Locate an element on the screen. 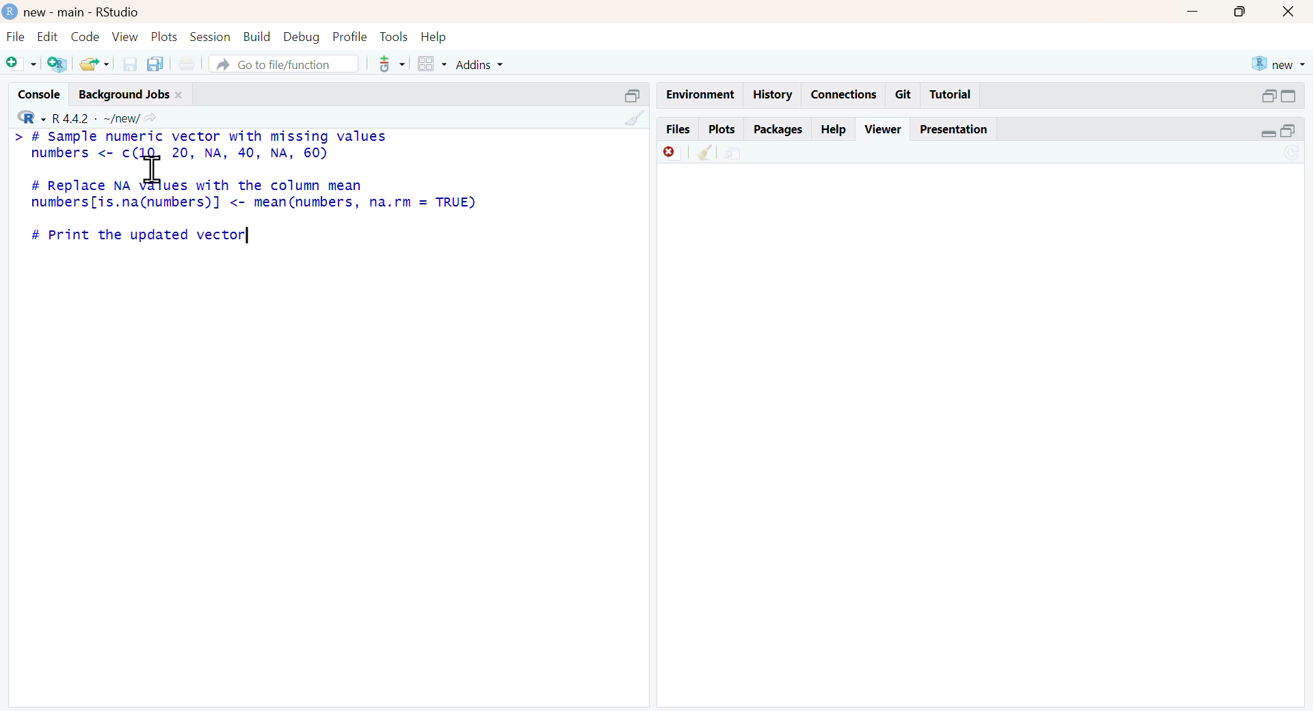 The image size is (1313, 711). share icon is located at coordinates (150, 118).